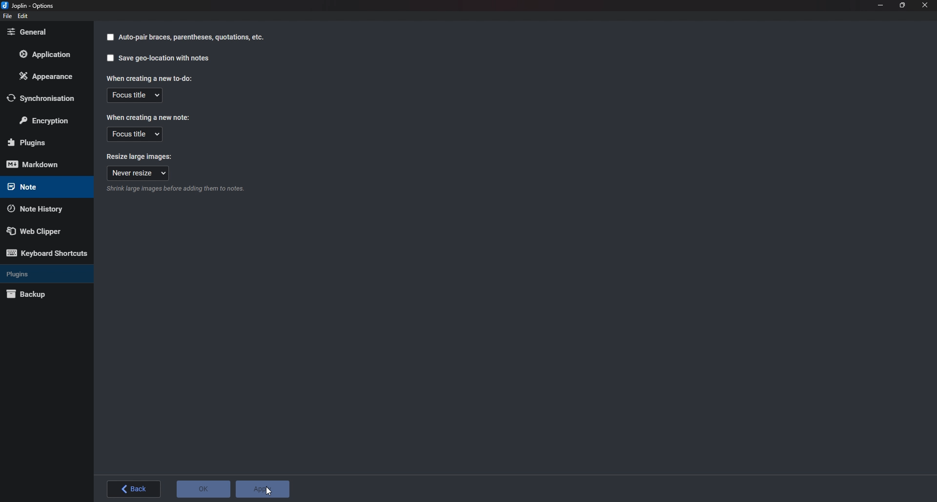 Image resolution: width=937 pixels, height=502 pixels. What do you see at coordinates (135, 488) in the screenshot?
I see `back` at bounding box center [135, 488].